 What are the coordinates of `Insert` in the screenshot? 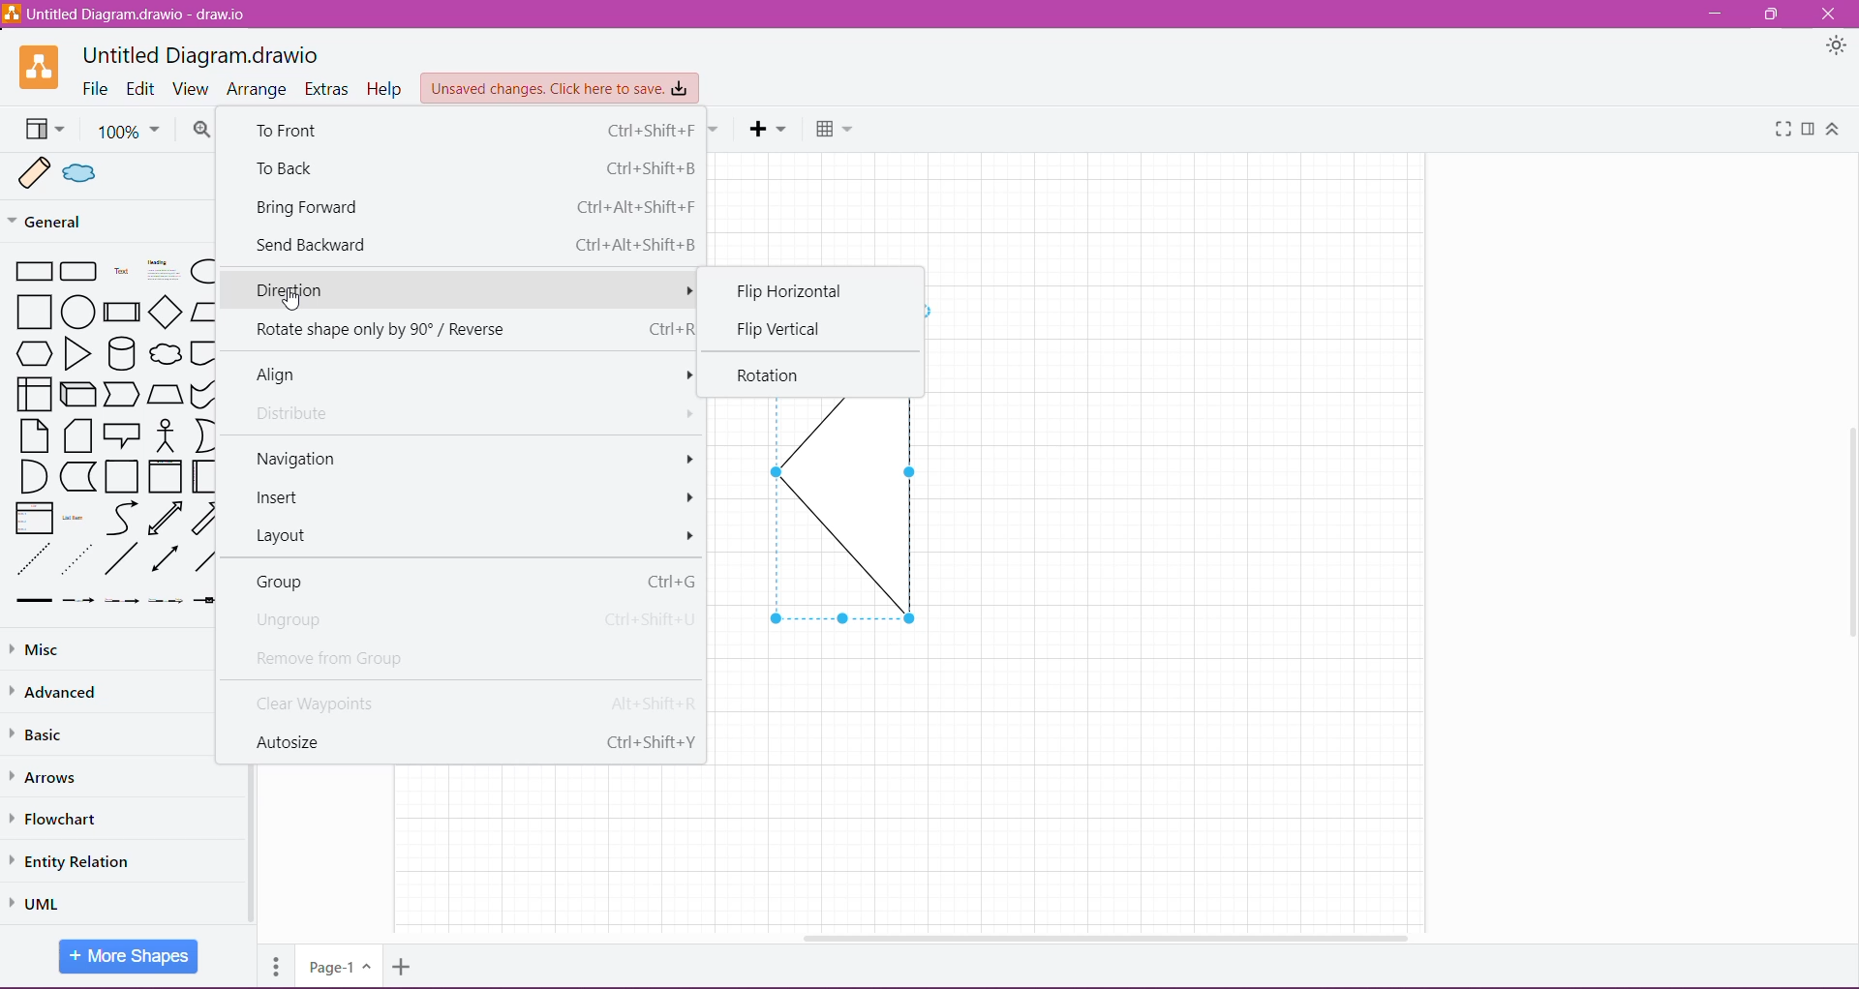 It's located at (769, 130).